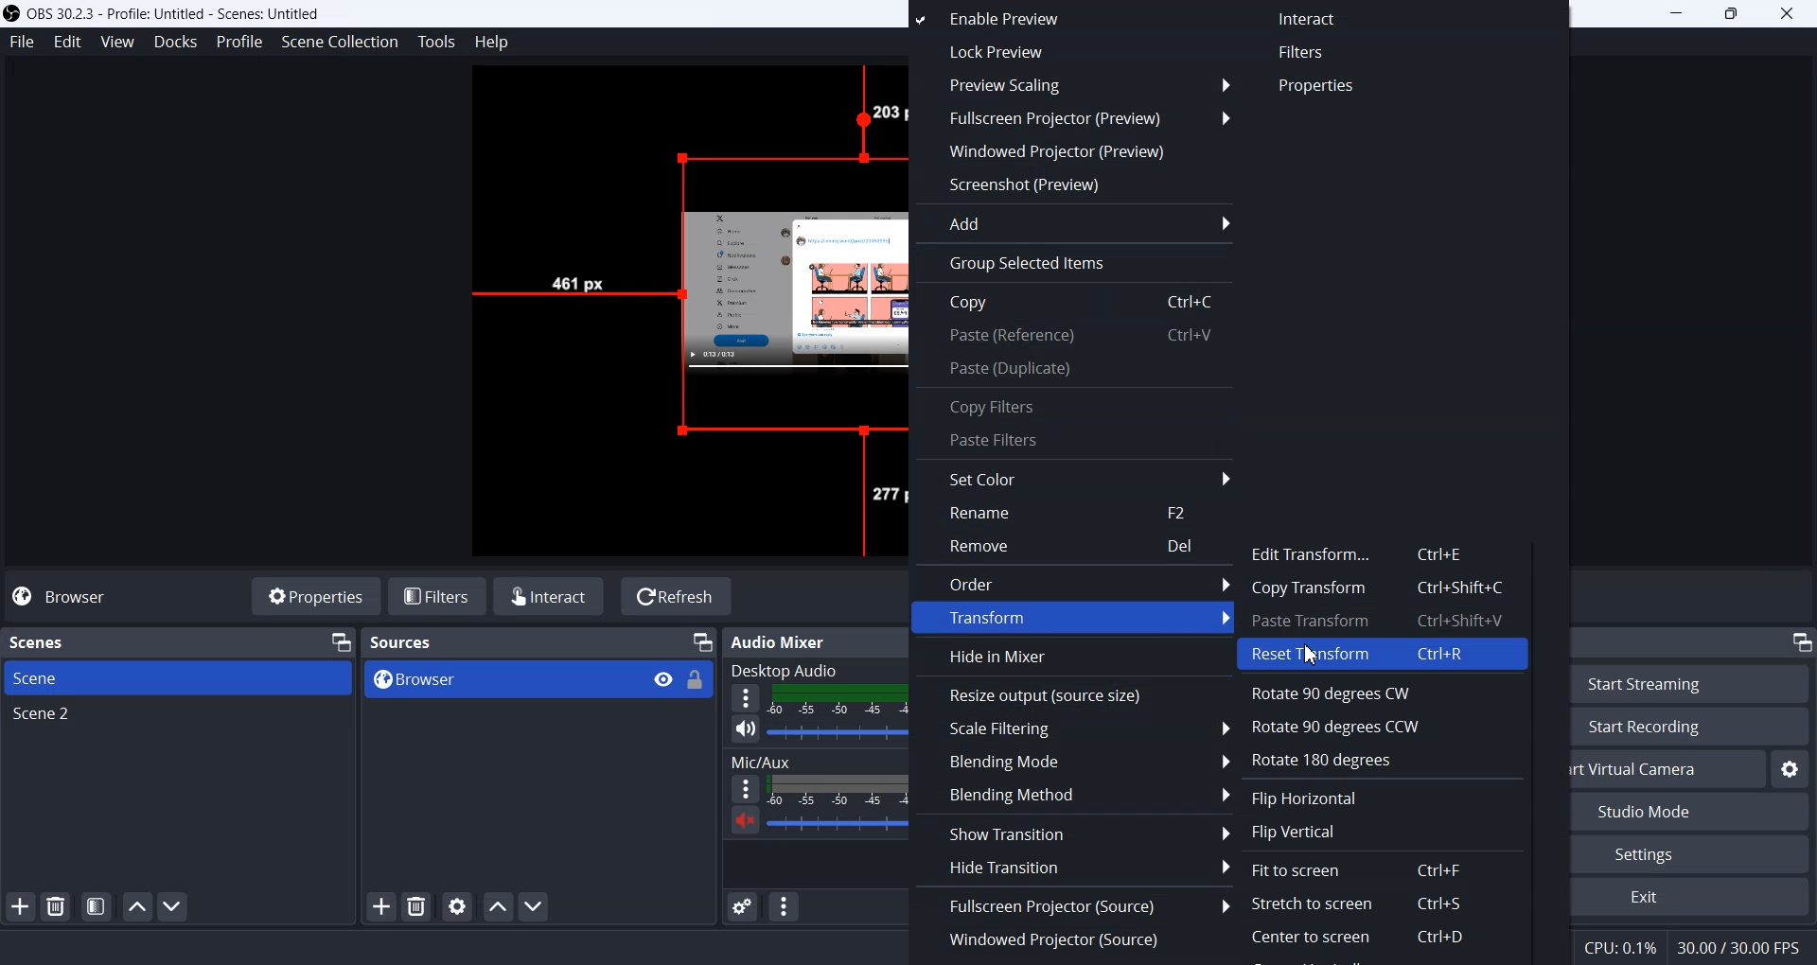  I want to click on Close, so click(1795, 14).